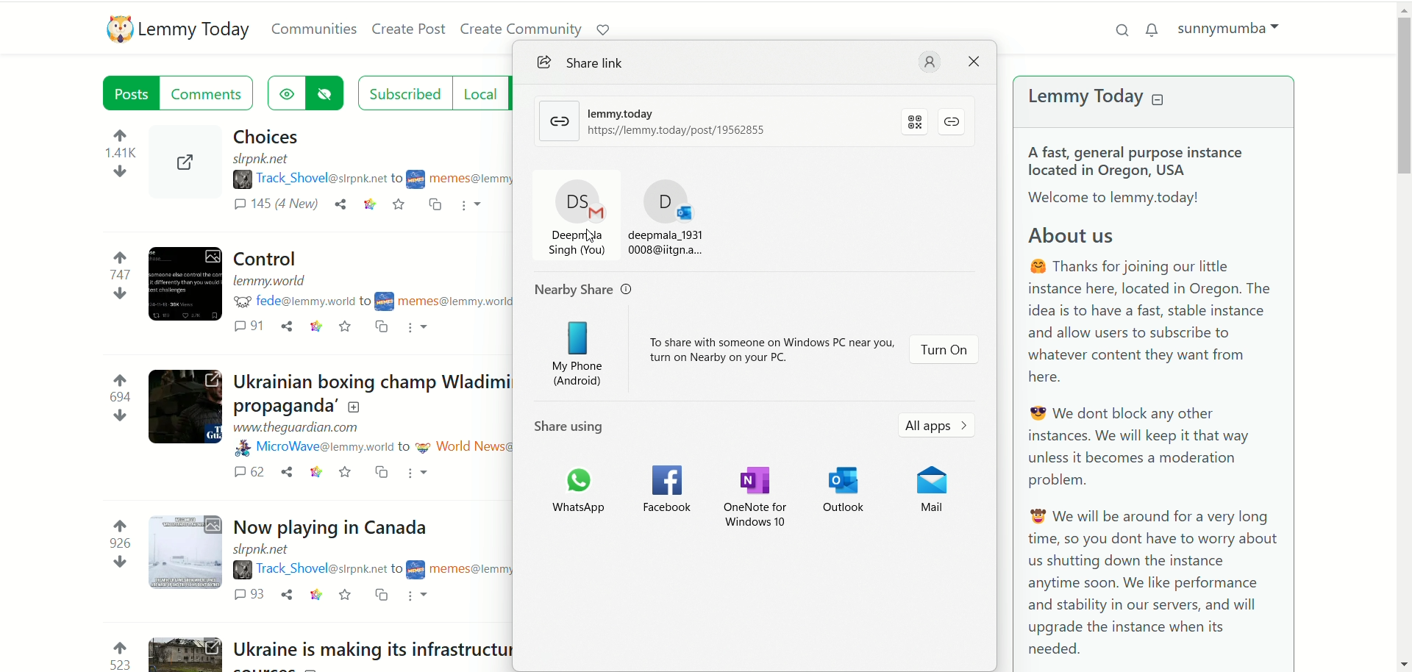 This screenshot has height=672, width=1412. What do you see at coordinates (763, 349) in the screenshot?
I see `To share with someone on Windows PC near you,
: turn on Nearby on your PC.` at bounding box center [763, 349].